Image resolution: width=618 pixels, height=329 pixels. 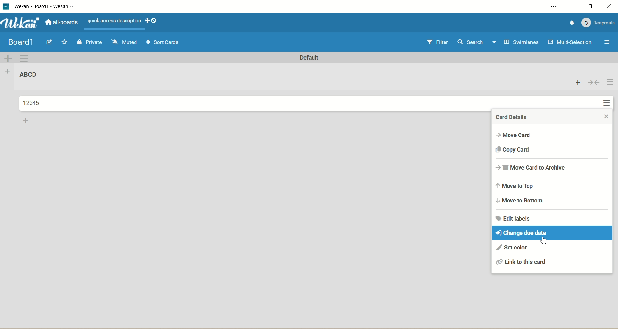 What do you see at coordinates (21, 42) in the screenshot?
I see `board1` at bounding box center [21, 42].